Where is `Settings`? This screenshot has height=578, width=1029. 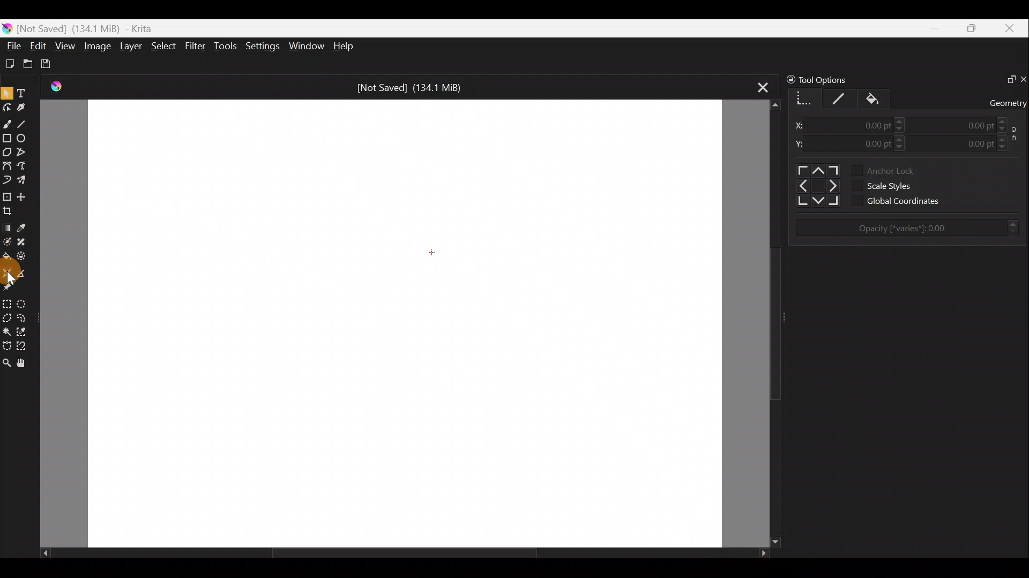
Settings is located at coordinates (262, 45).